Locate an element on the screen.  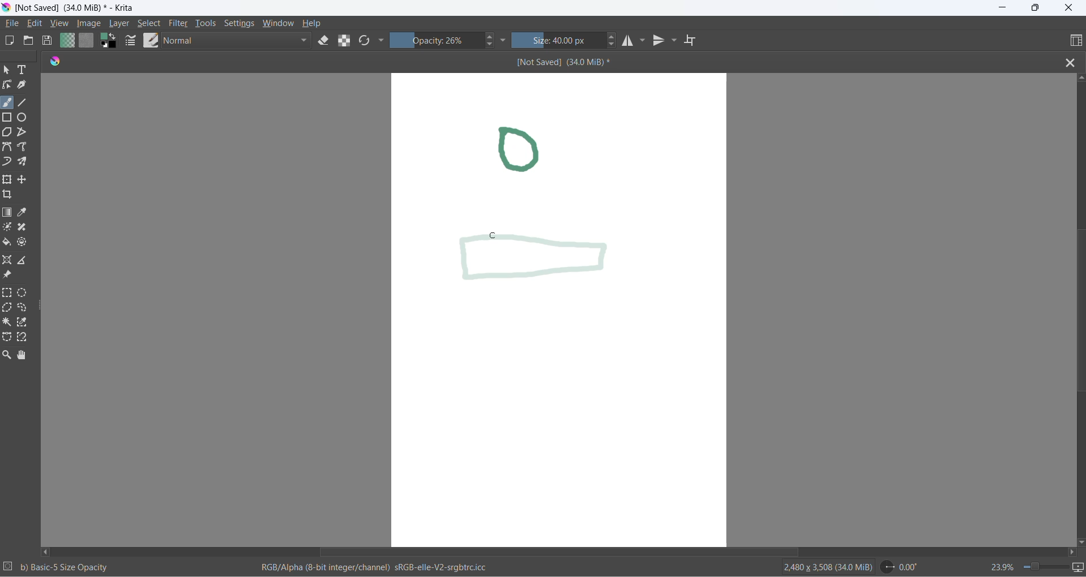
polyline tool is located at coordinates (25, 132).